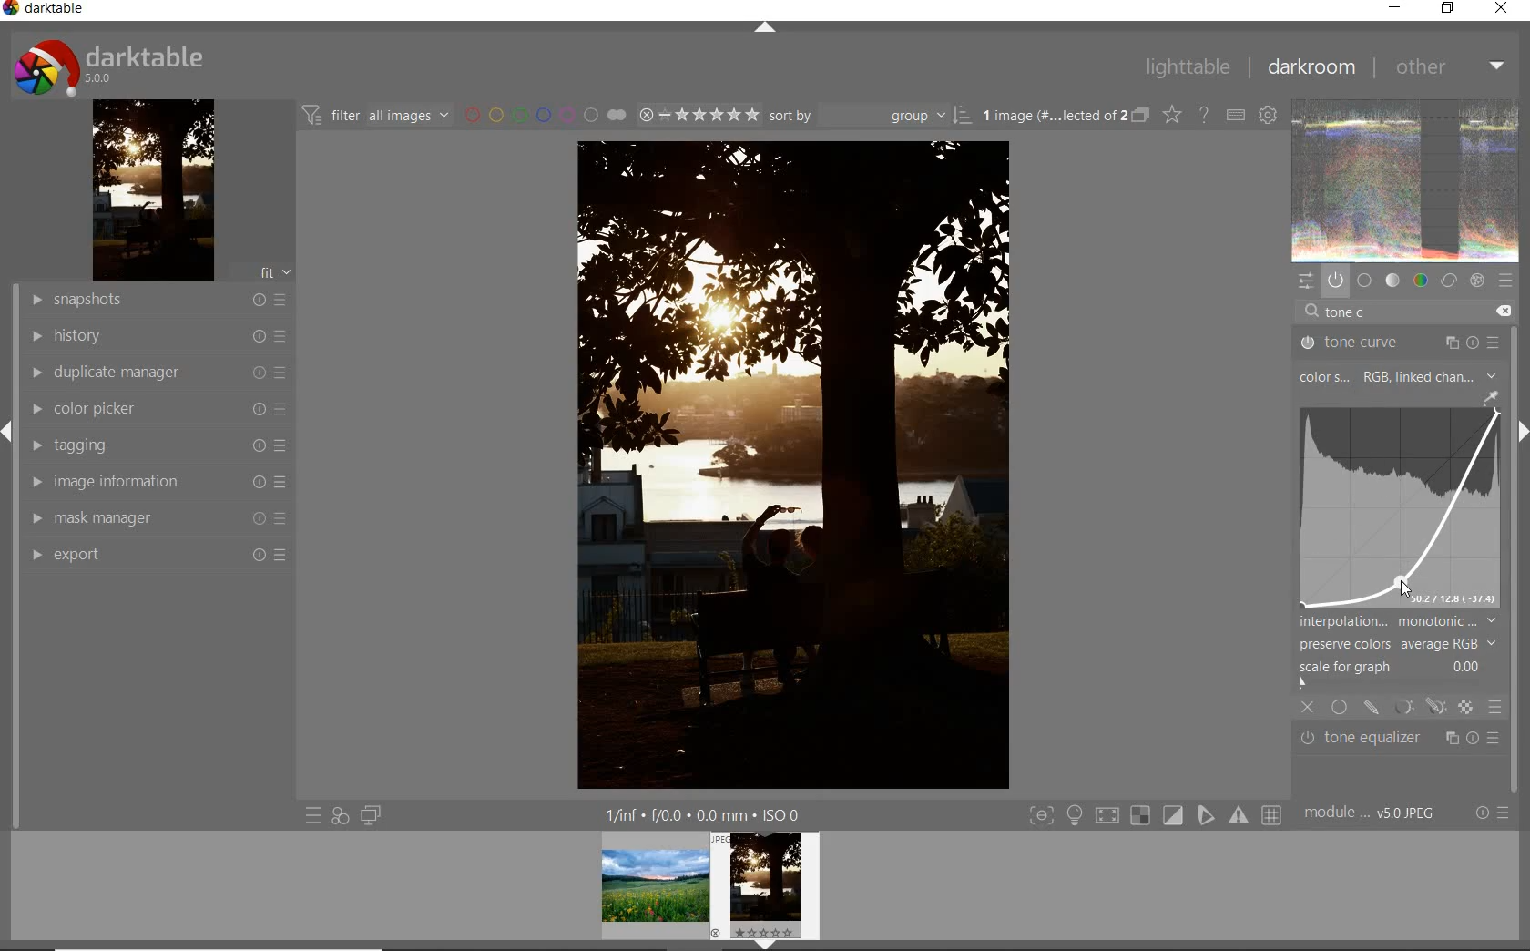 The width and height of the screenshot is (1530, 951). I want to click on Sort, so click(870, 116).